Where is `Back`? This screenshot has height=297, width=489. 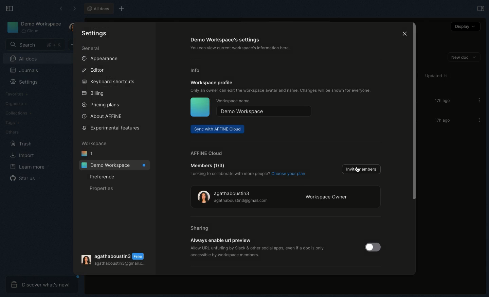
Back is located at coordinates (61, 8).